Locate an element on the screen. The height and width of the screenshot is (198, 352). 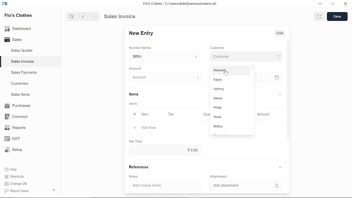
expand is located at coordinates (320, 16).